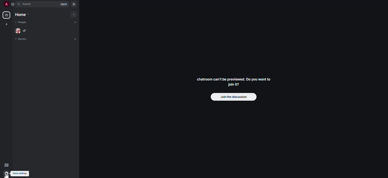 The image size is (388, 178). Describe the element at coordinates (21, 173) in the screenshot. I see `quick settings` at that location.